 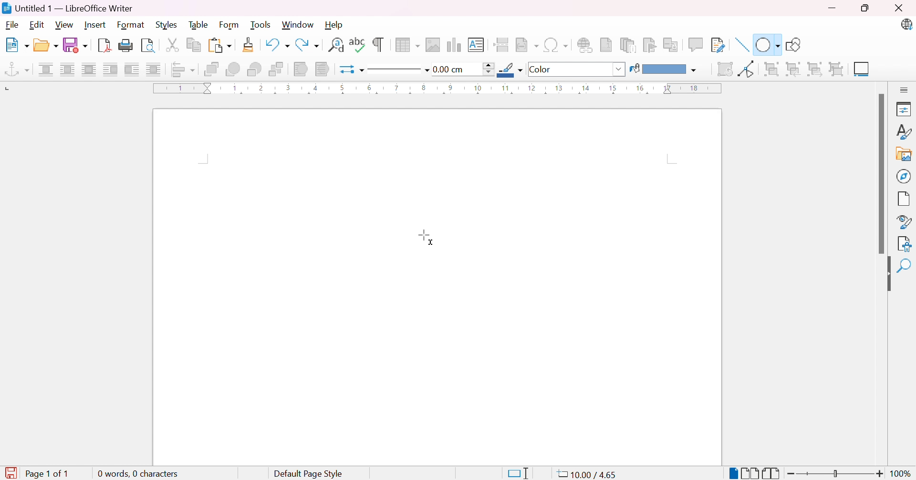 What do you see at coordinates (903, 289) in the screenshot?
I see `Find` at bounding box center [903, 289].